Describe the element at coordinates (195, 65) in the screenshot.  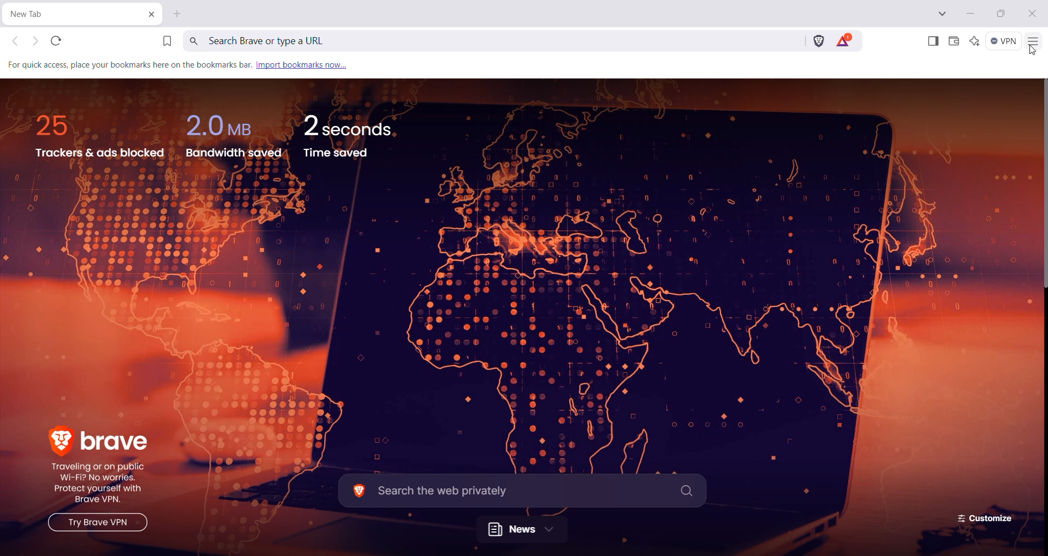
I see `for quick access place your bookmarks here on the bookmark bar. import bookmark now` at that location.